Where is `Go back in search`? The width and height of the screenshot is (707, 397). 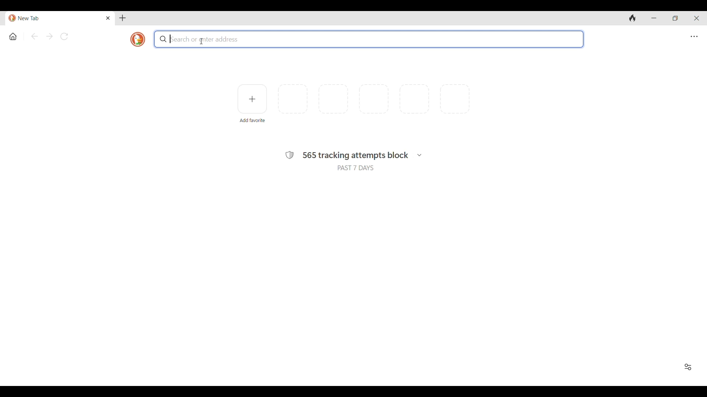 Go back in search is located at coordinates (34, 36).